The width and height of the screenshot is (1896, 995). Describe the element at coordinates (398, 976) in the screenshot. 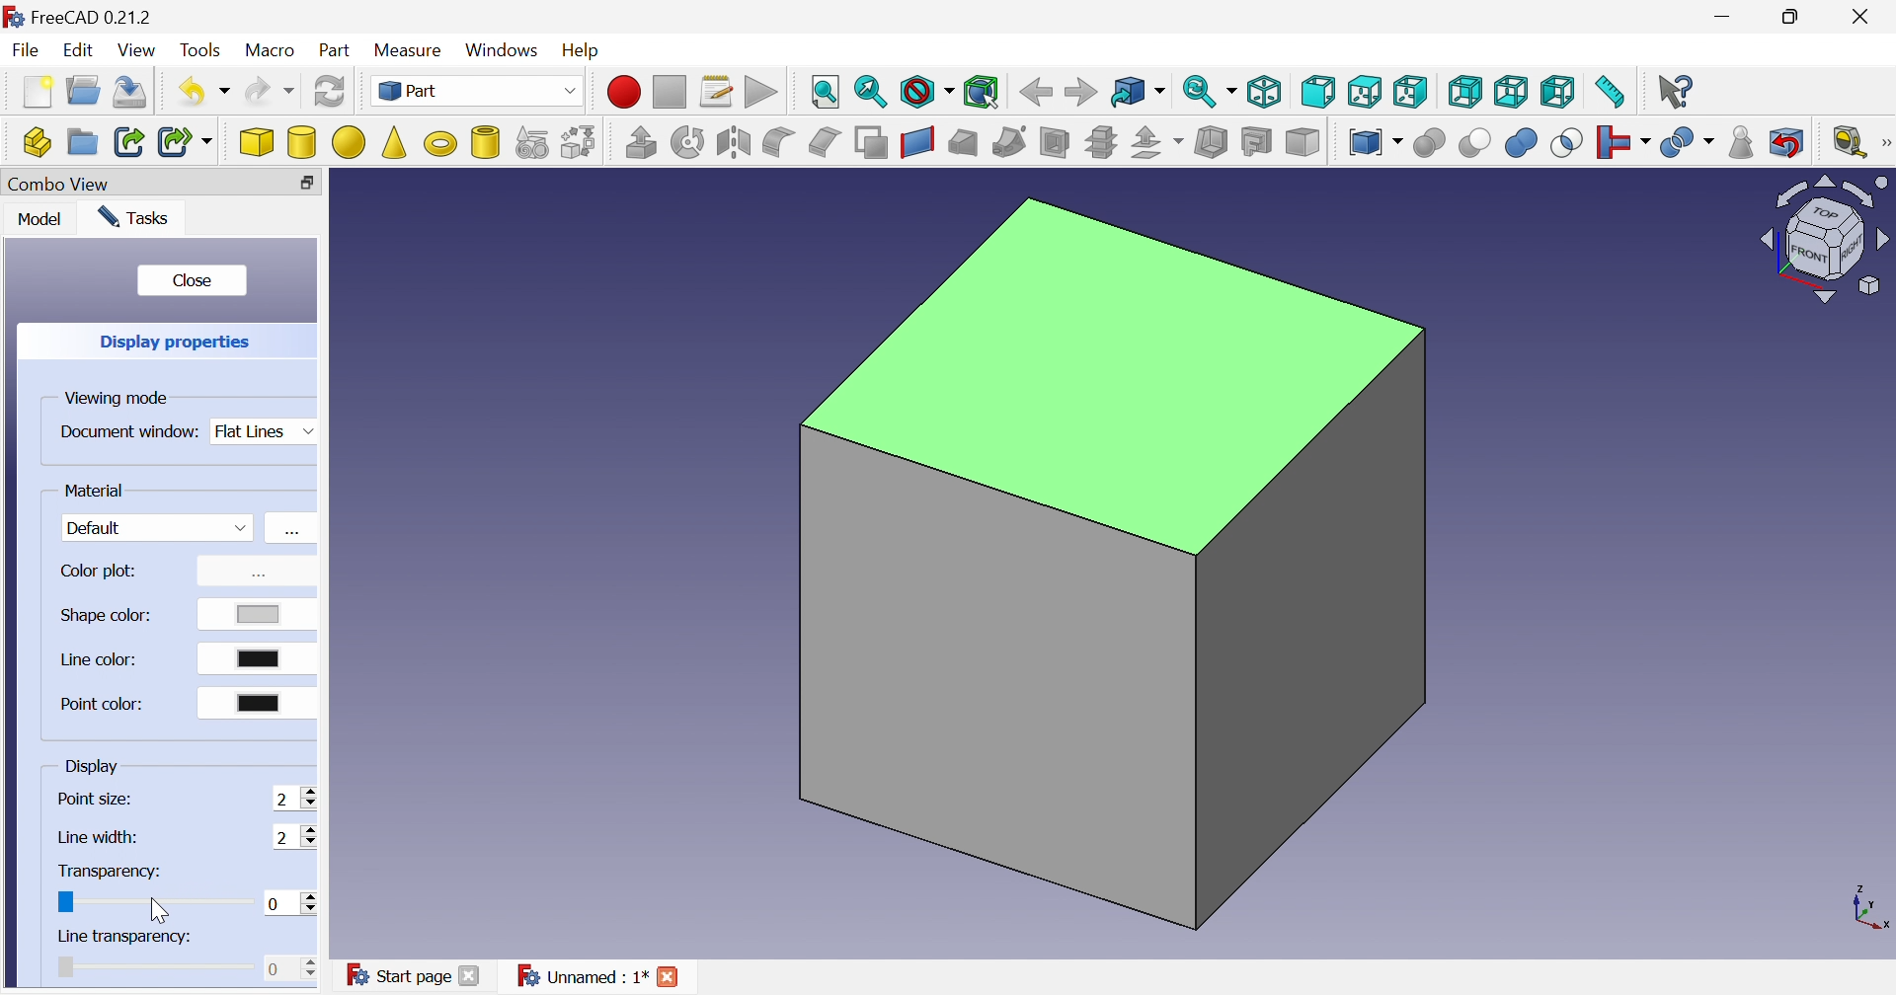

I see `Start page` at that location.